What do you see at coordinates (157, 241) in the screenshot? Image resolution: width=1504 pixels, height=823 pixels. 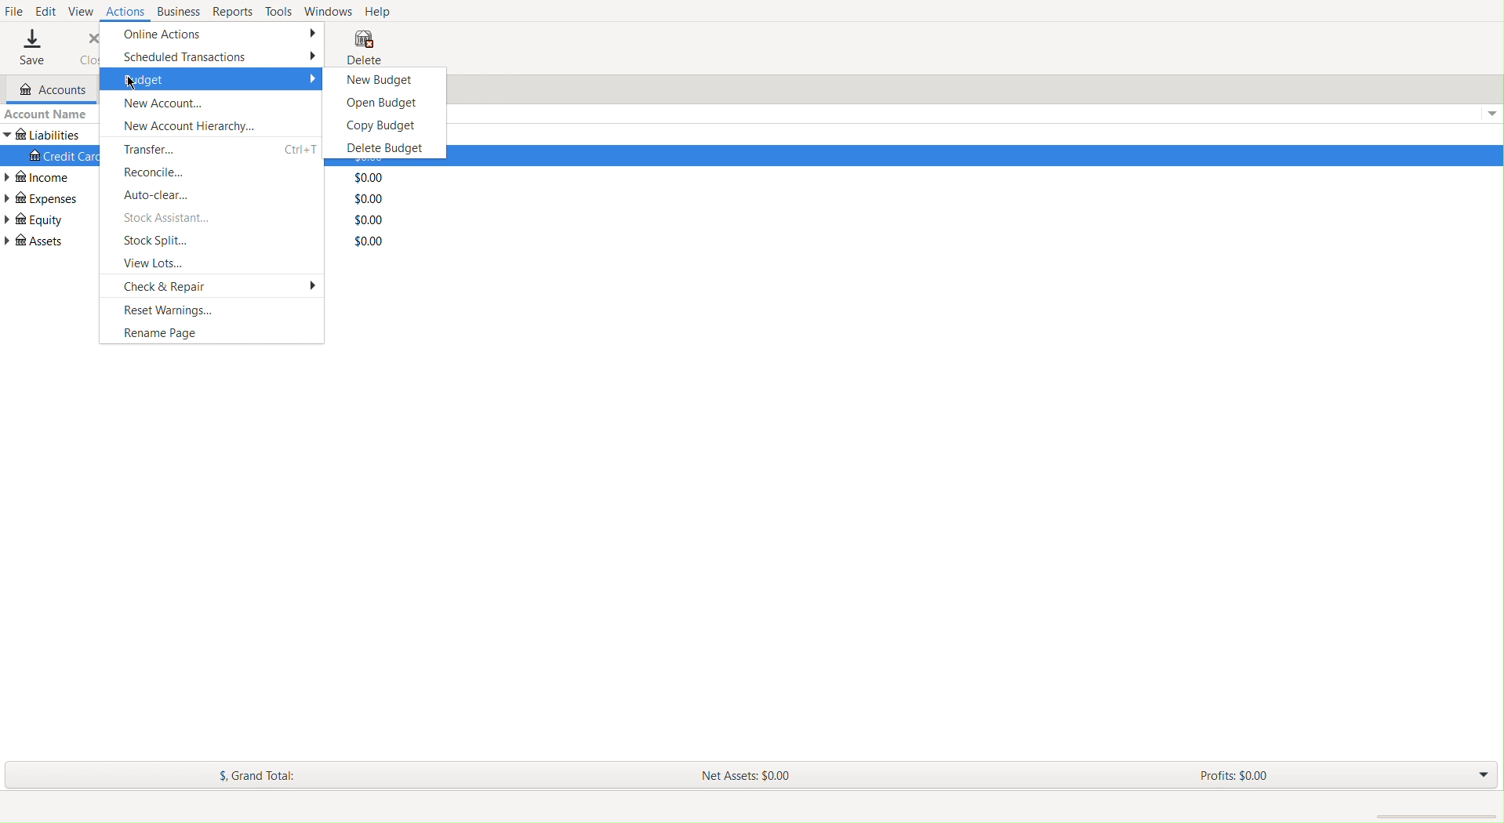 I see `Stock Split` at bounding box center [157, 241].